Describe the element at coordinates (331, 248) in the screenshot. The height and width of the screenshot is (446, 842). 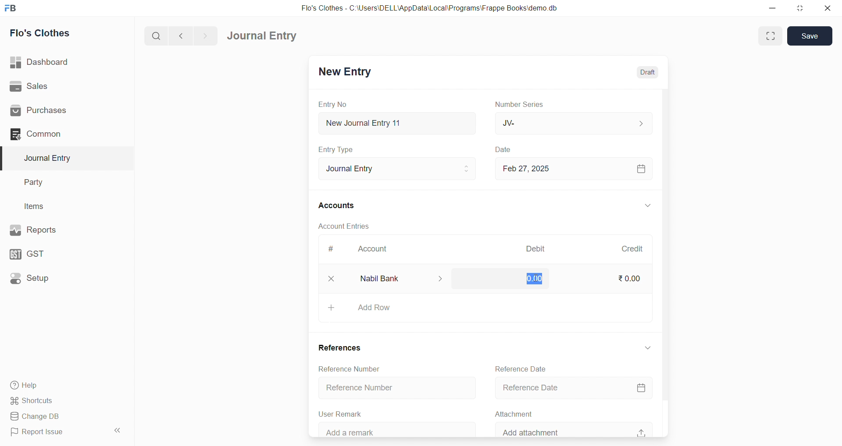
I see `#` at that location.